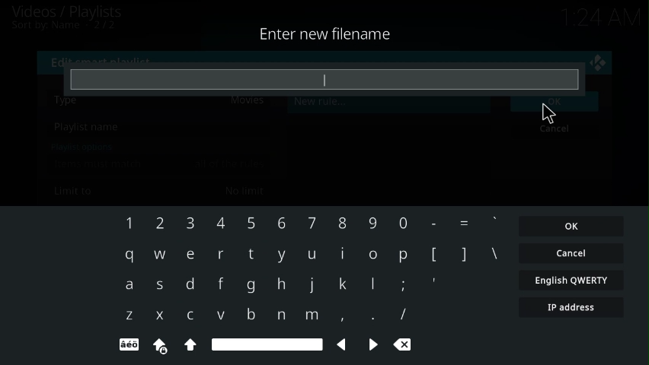 The height and width of the screenshot is (365, 649). I want to click on ,, so click(340, 316).